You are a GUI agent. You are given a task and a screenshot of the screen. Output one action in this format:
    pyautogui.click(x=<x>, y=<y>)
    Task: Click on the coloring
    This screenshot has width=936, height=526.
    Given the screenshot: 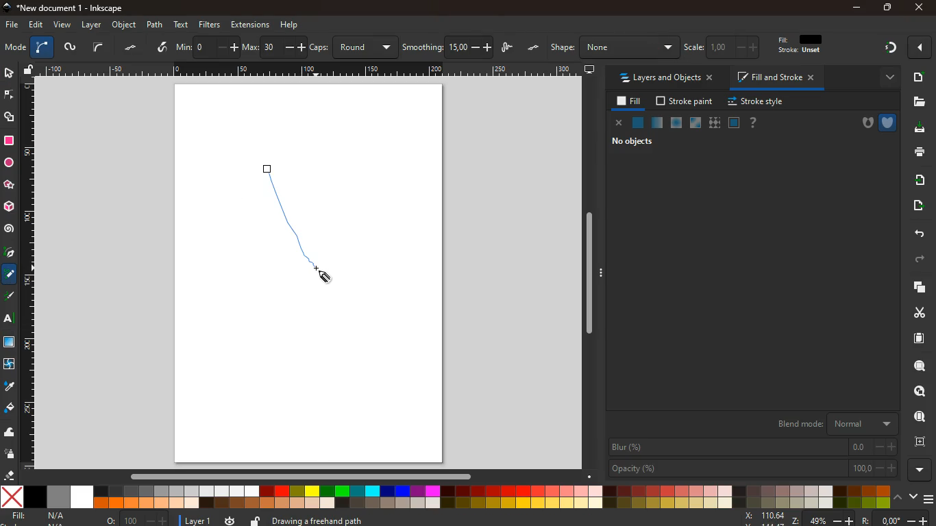 What is the action you would take?
    pyautogui.click(x=10, y=275)
    